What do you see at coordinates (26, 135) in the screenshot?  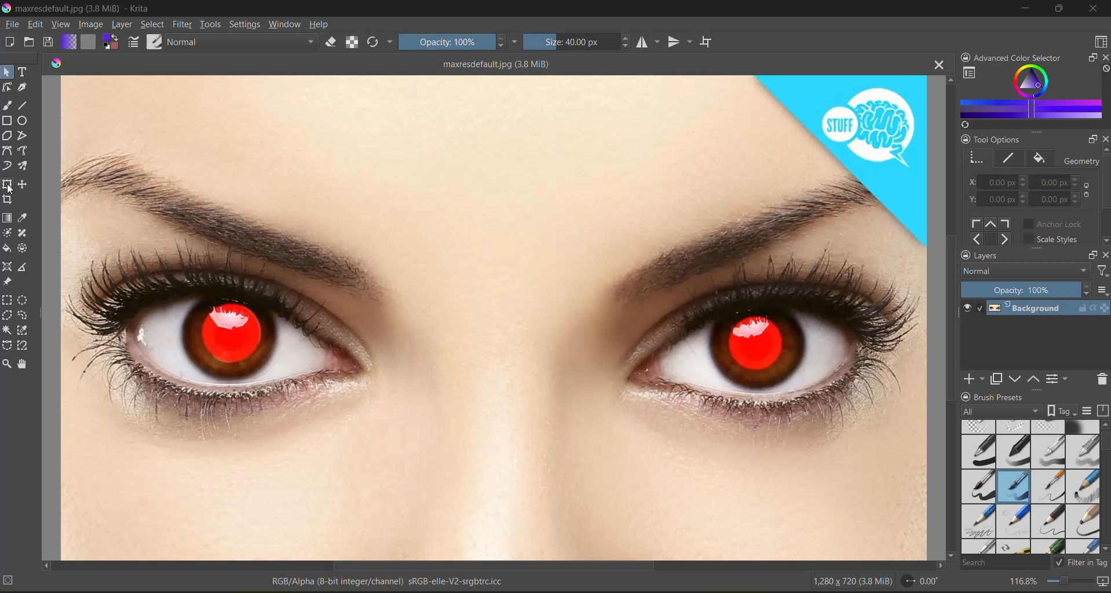 I see `tool` at bounding box center [26, 135].